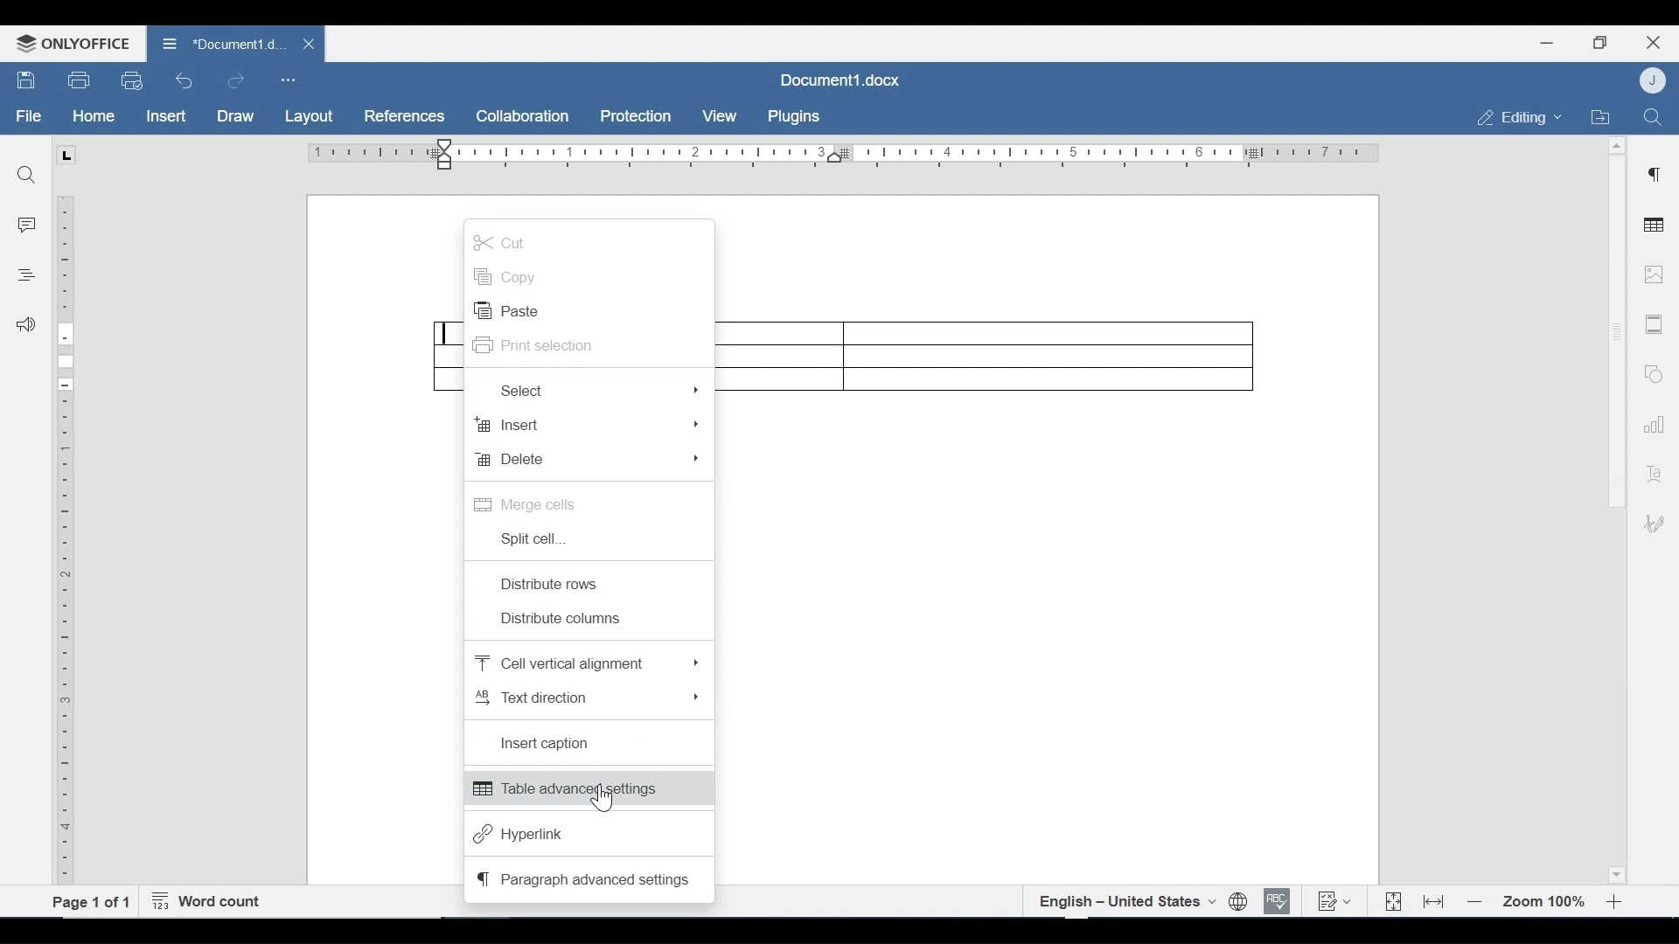 The height and width of the screenshot is (944, 1679). What do you see at coordinates (721, 116) in the screenshot?
I see `View` at bounding box center [721, 116].